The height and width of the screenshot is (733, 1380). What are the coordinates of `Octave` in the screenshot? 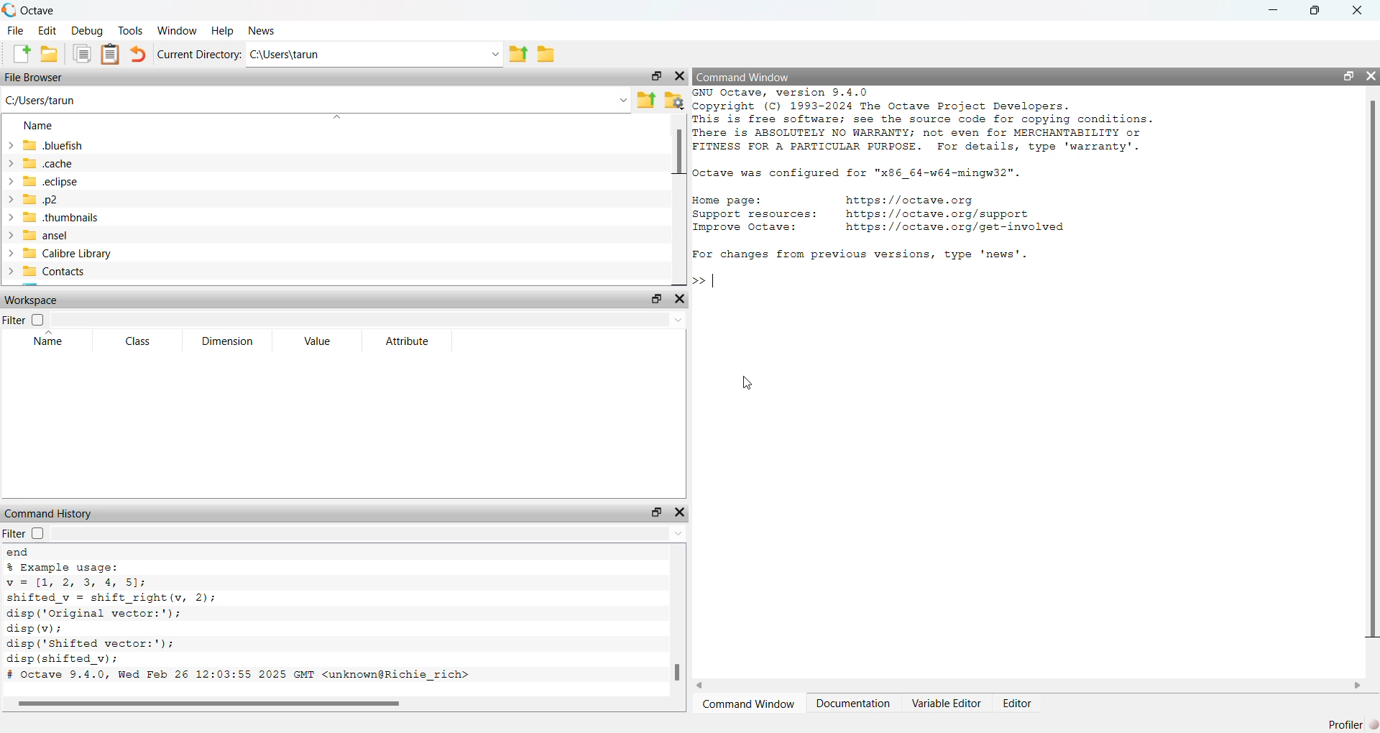 It's located at (60, 9).